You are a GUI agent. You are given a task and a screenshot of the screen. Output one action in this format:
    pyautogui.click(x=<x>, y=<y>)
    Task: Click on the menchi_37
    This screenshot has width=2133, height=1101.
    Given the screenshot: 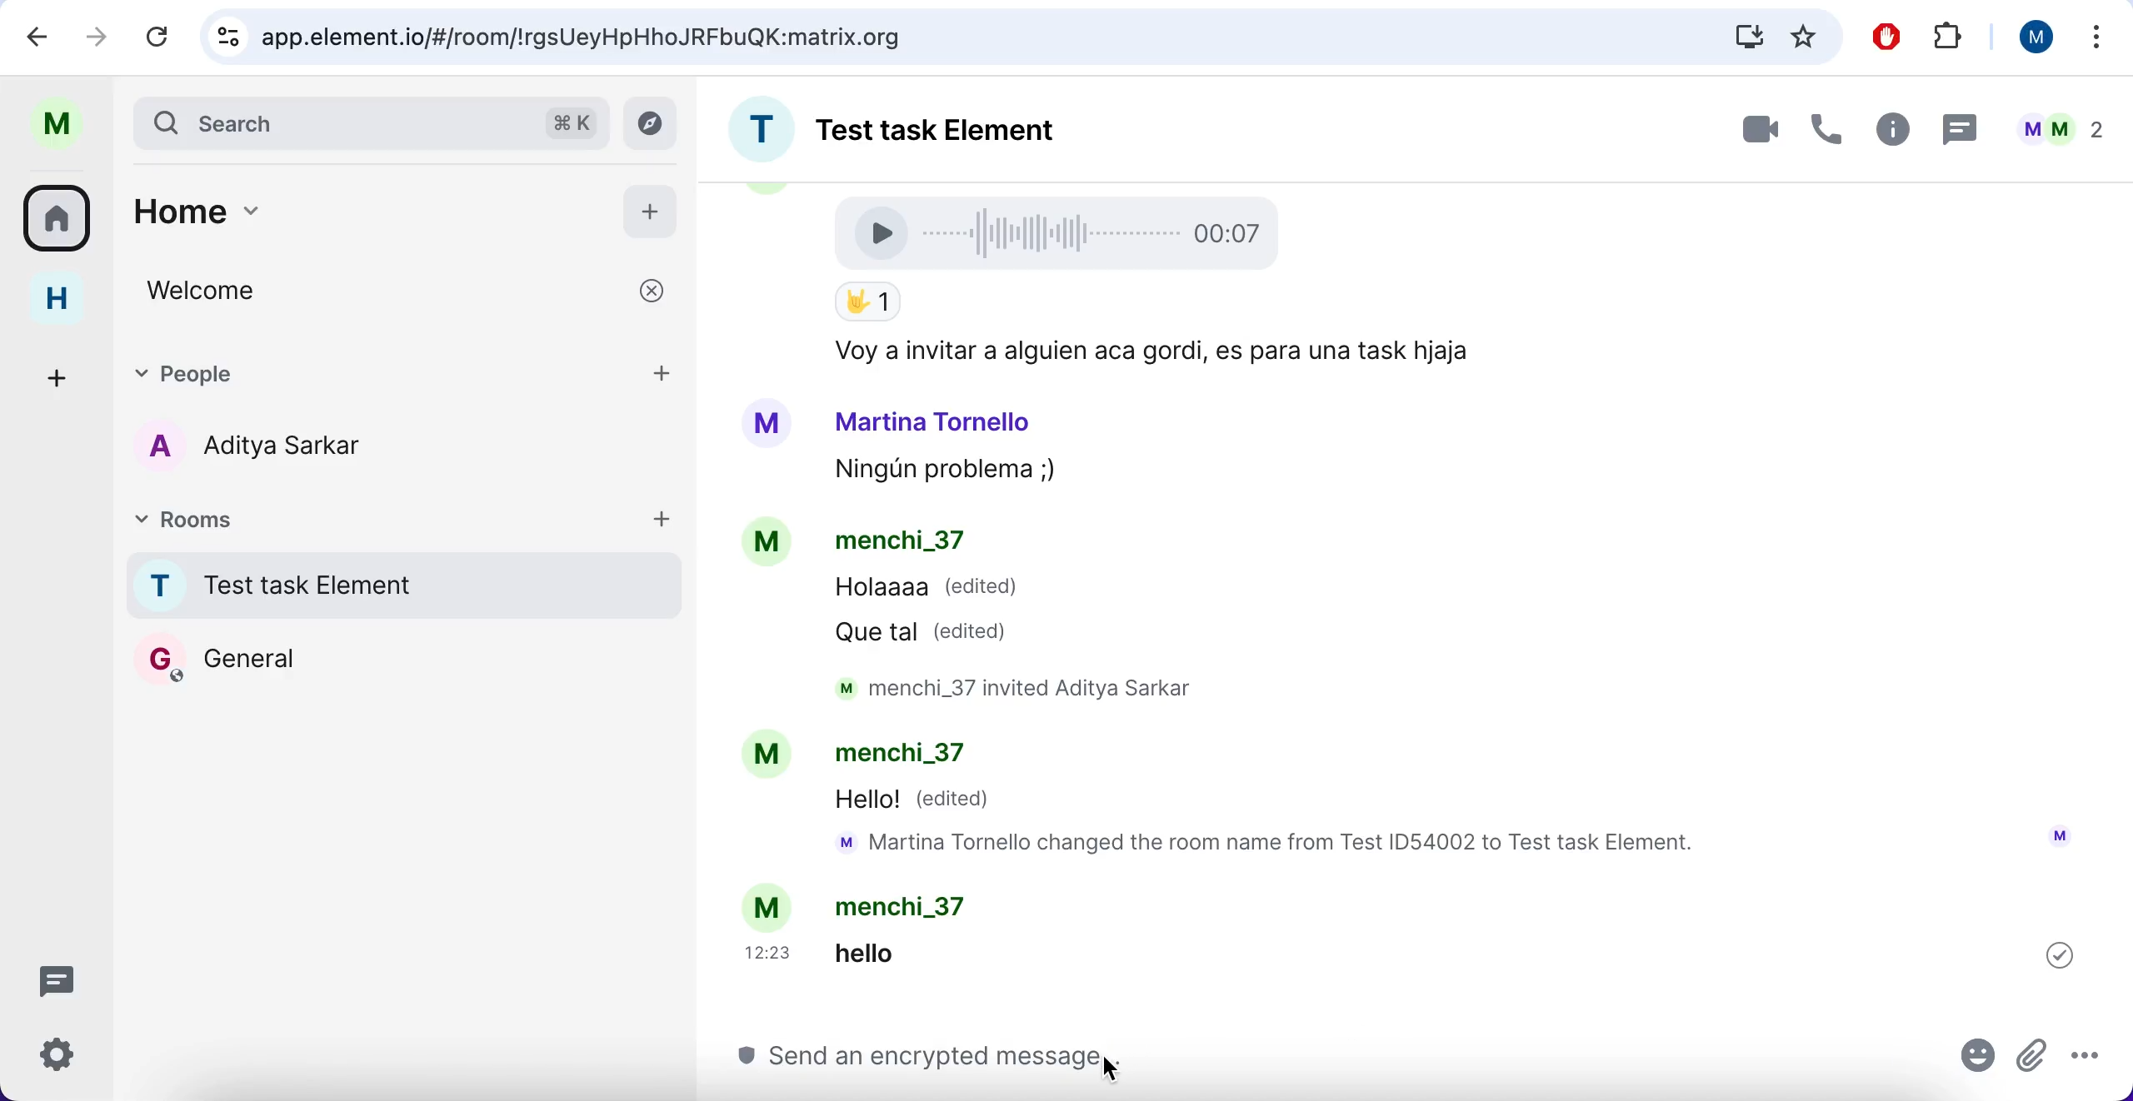 What is the action you would take?
    pyautogui.click(x=914, y=757)
    